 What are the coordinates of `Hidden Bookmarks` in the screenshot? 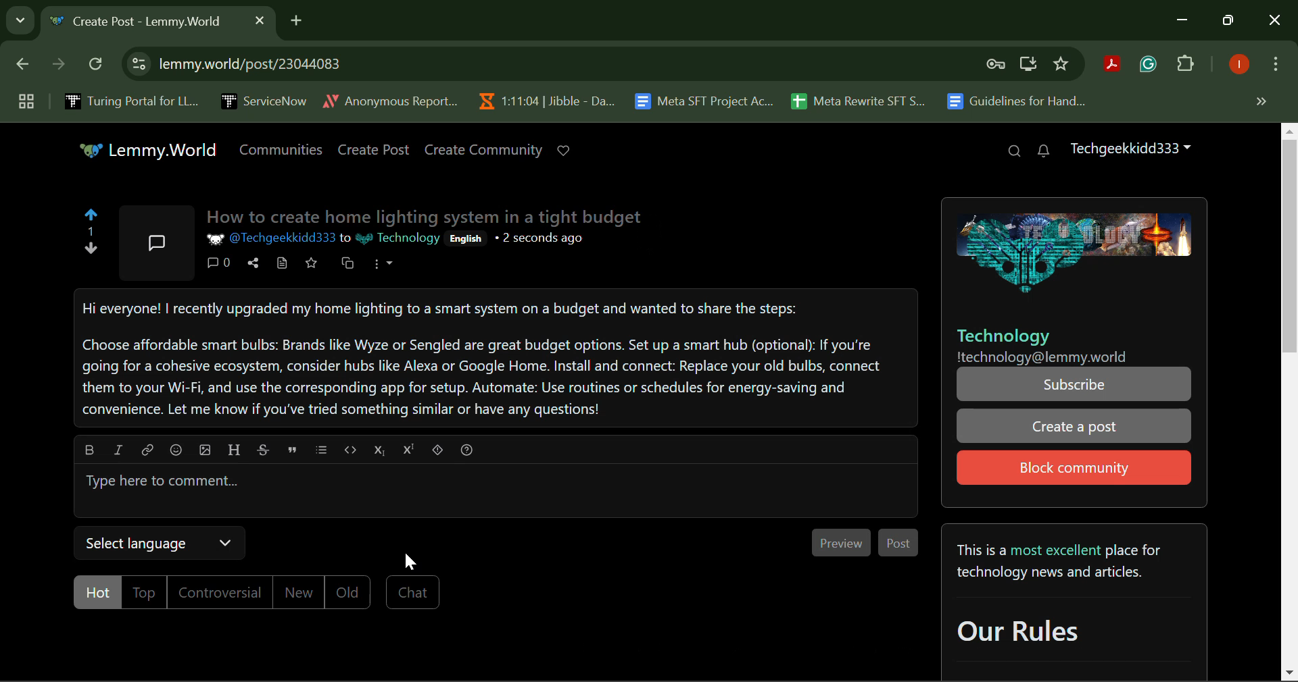 It's located at (1260, 101).